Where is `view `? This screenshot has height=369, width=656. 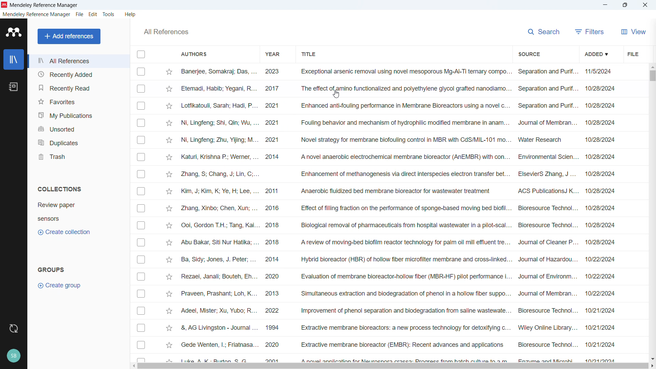
view  is located at coordinates (633, 31).